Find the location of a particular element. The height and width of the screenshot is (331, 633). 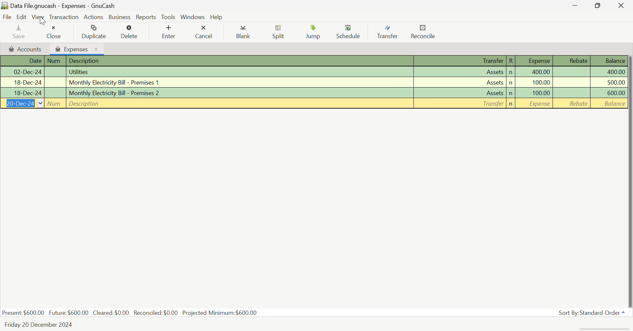

Data File.gnucash - Expenses - GnuCash is located at coordinates (59, 5).